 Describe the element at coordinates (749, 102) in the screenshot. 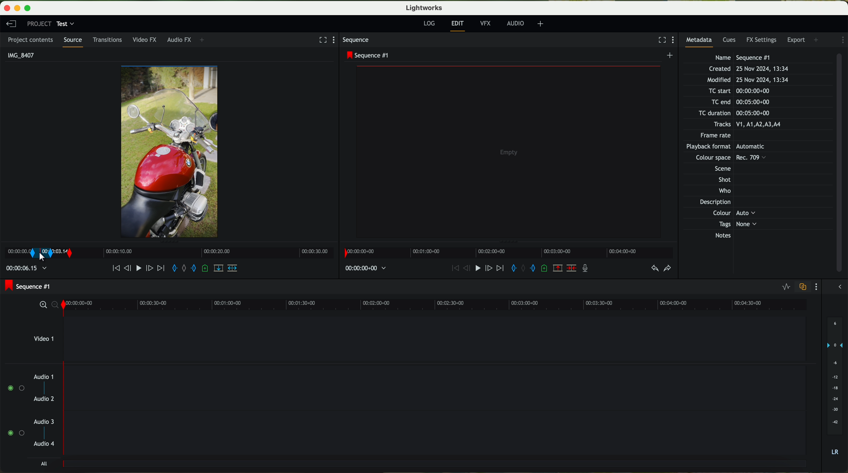

I see `TC end` at that location.